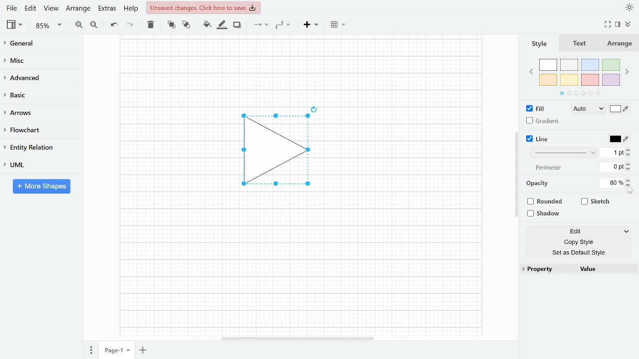 This screenshot has width=639, height=359. Describe the element at coordinates (111, 351) in the screenshot. I see `Current page` at that location.